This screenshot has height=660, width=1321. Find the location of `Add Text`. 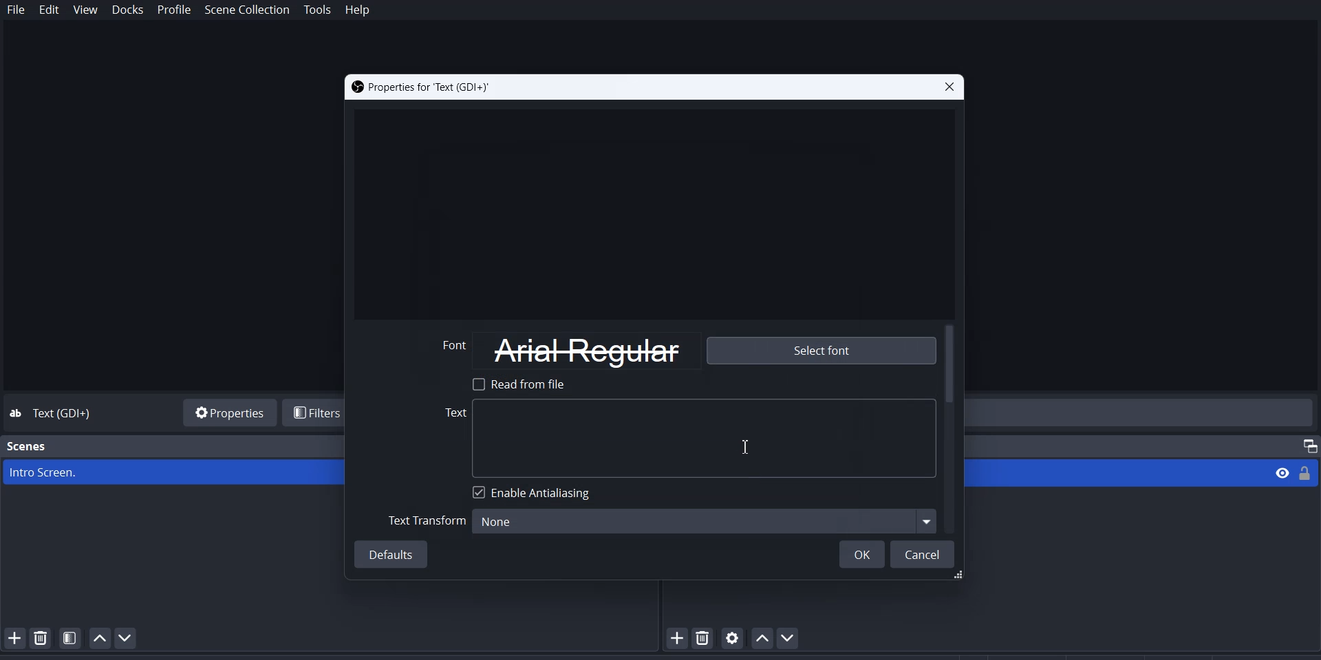

Add Text is located at coordinates (690, 438).